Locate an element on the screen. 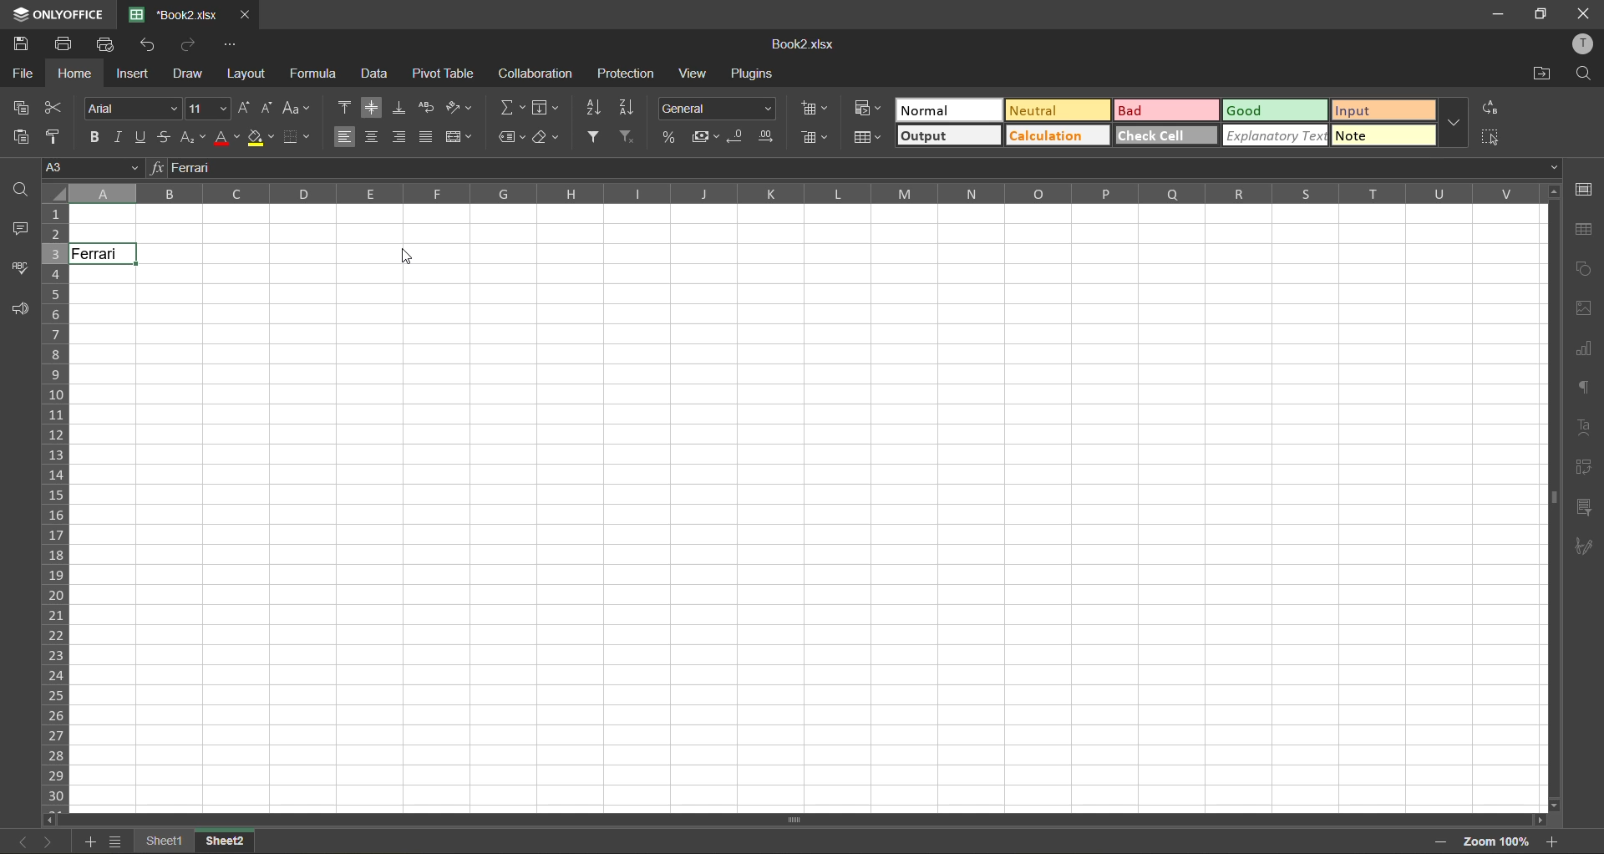 The image size is (1604, 854). increase decimal is located at coordinates (769, 137).